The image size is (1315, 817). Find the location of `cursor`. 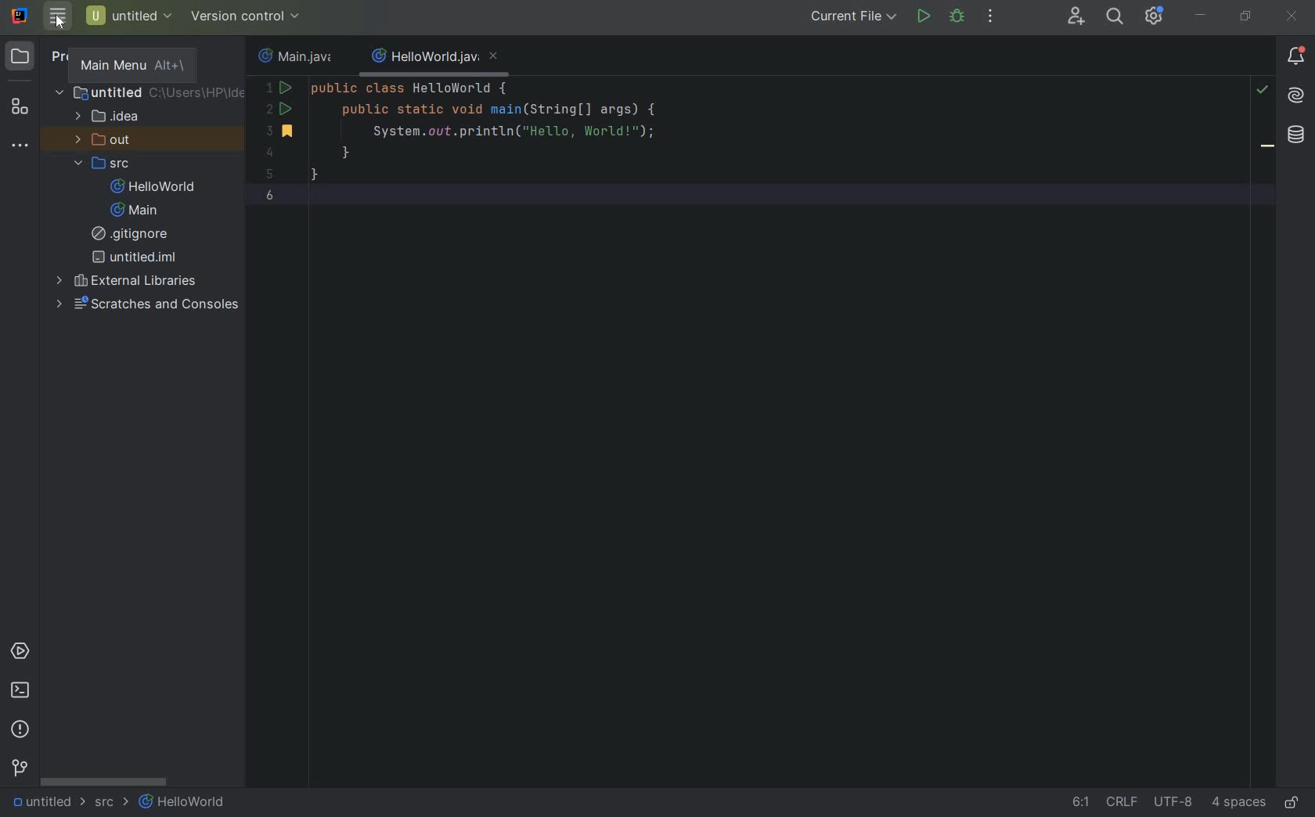

cursor is located at coordinates (59, 23).